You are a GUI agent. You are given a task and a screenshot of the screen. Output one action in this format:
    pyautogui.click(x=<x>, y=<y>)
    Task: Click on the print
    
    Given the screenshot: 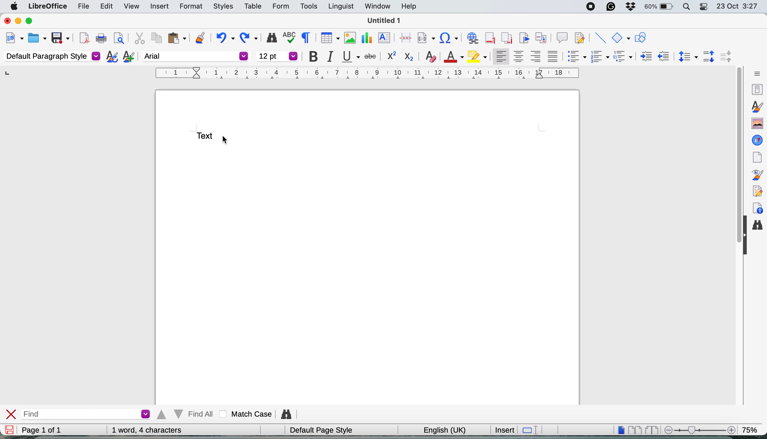 What is the action you would take?
    pyautogui.click(x=101, y=39)
    